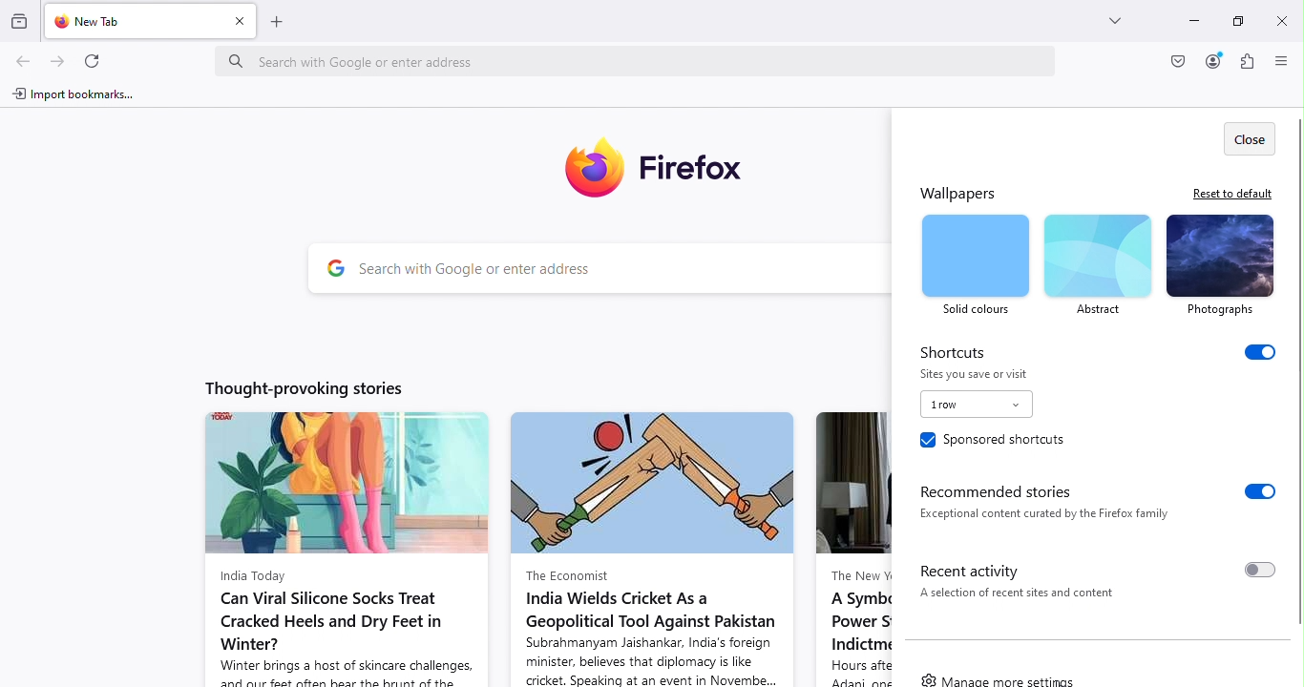 Image resolution: width=1304 pixels, height=687 pixels. What do you see at coordinates (21, 62) in the screenshot?
I see `Go back one page` at bounding box center [21, 62].